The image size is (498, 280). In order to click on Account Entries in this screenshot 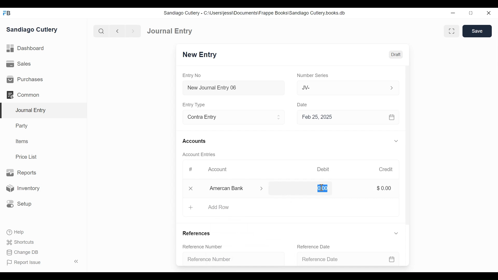, I will do `click(200, 155)`.